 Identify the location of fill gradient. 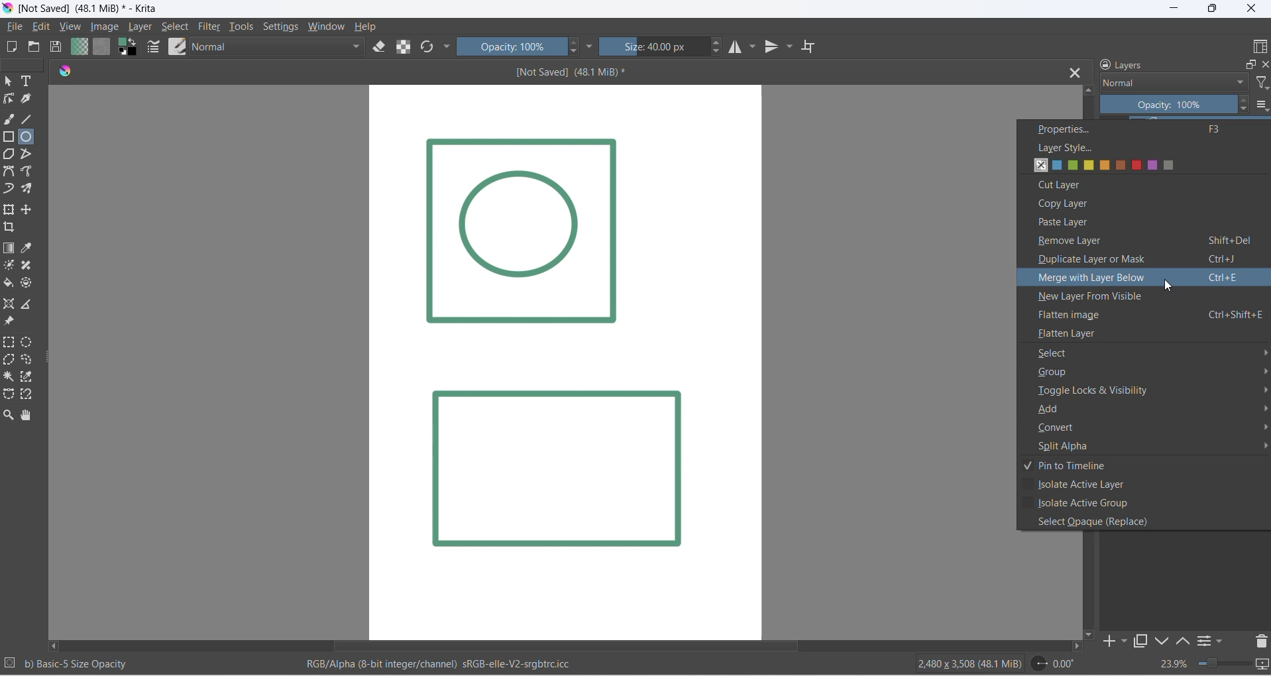
(80, 48).